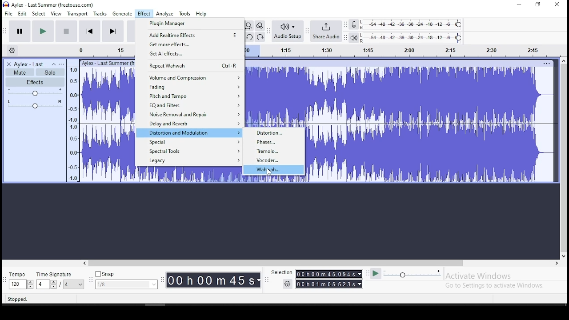  Describe the element at coordinates (8, 64) in the screenshot. I see `delete track` at that location.